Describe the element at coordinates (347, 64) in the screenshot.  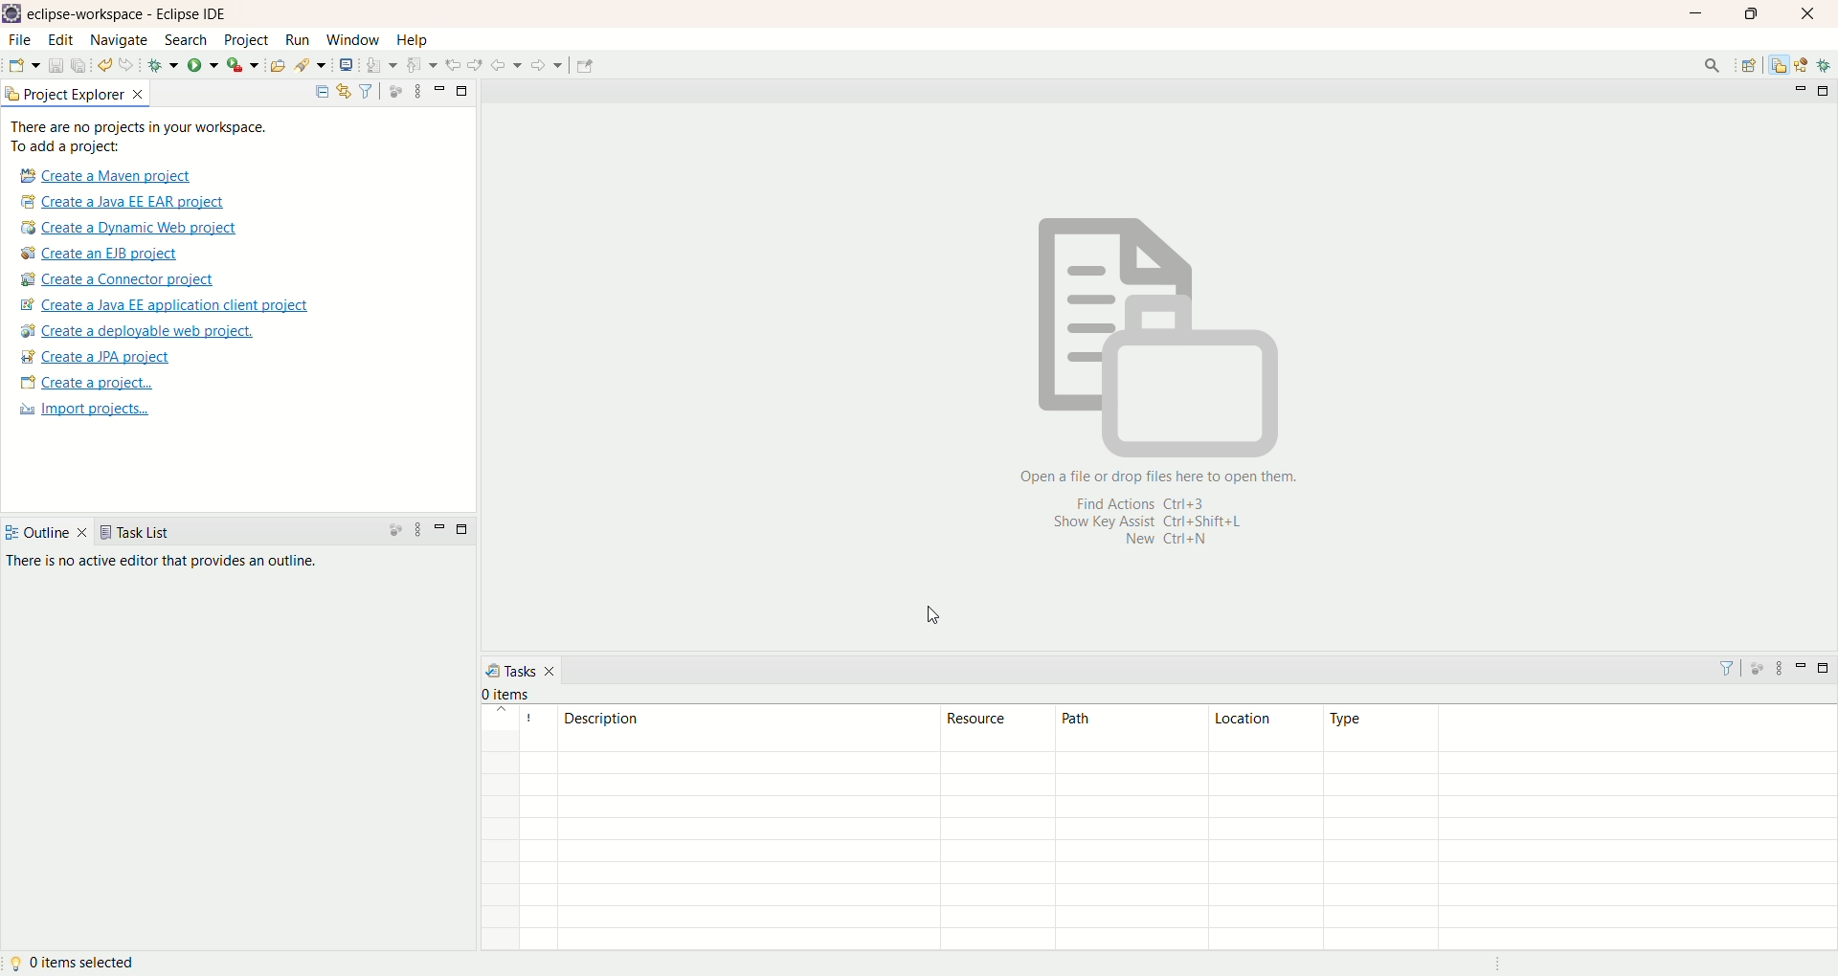
I see `open a terminal` at that location.